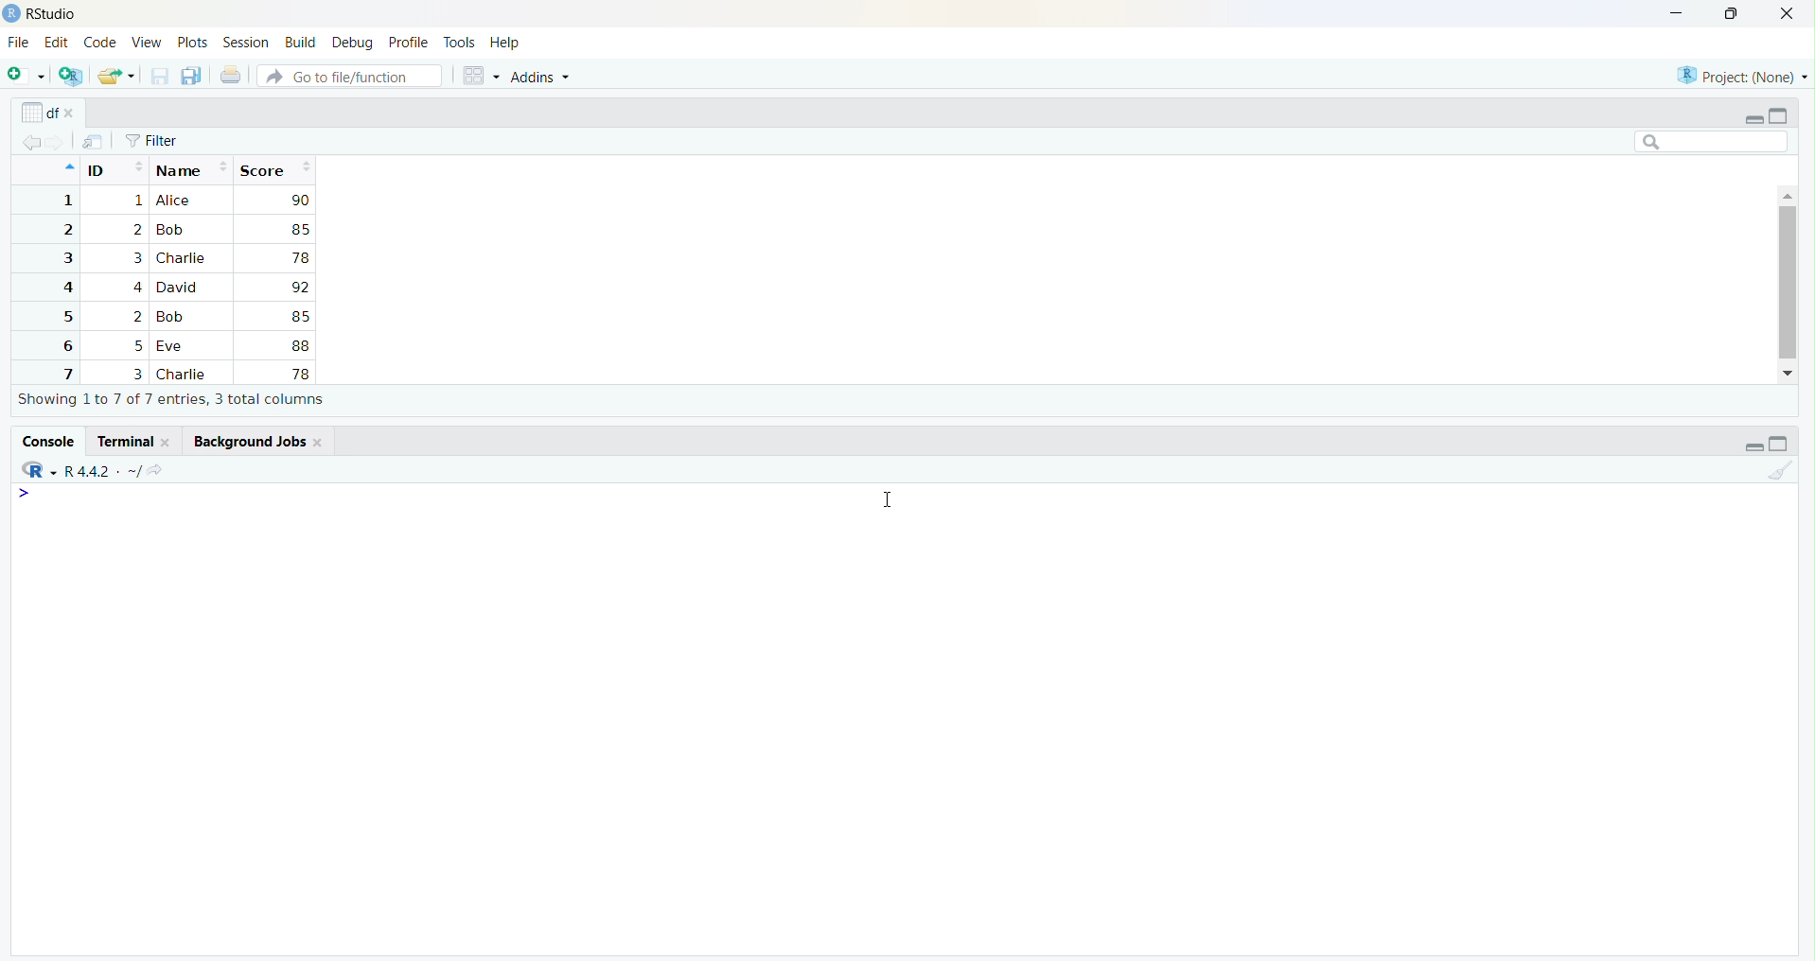 This screenshot has height=961, width=1815. I want to click on back, so click(31, 143).